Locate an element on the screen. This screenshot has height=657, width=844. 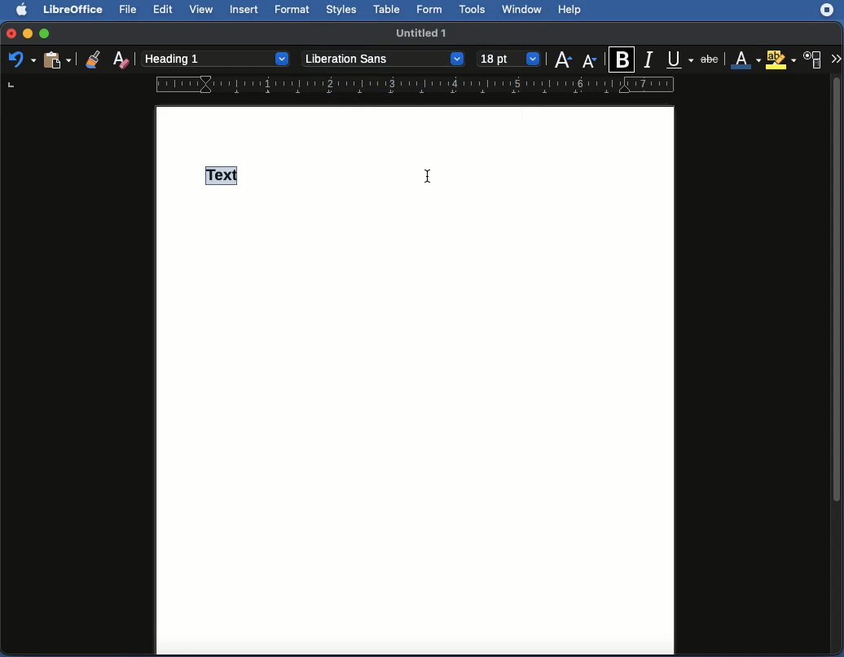
Format is located at coordinates (294, 11).